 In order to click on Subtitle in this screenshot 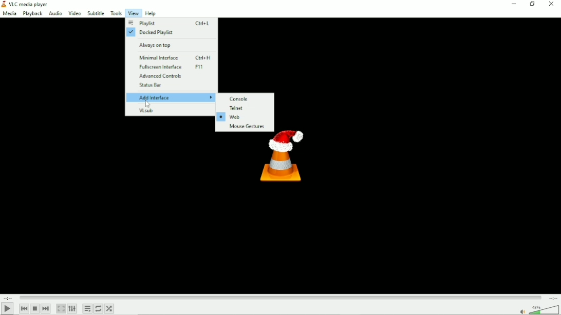, I will do `click(96, 13)`.